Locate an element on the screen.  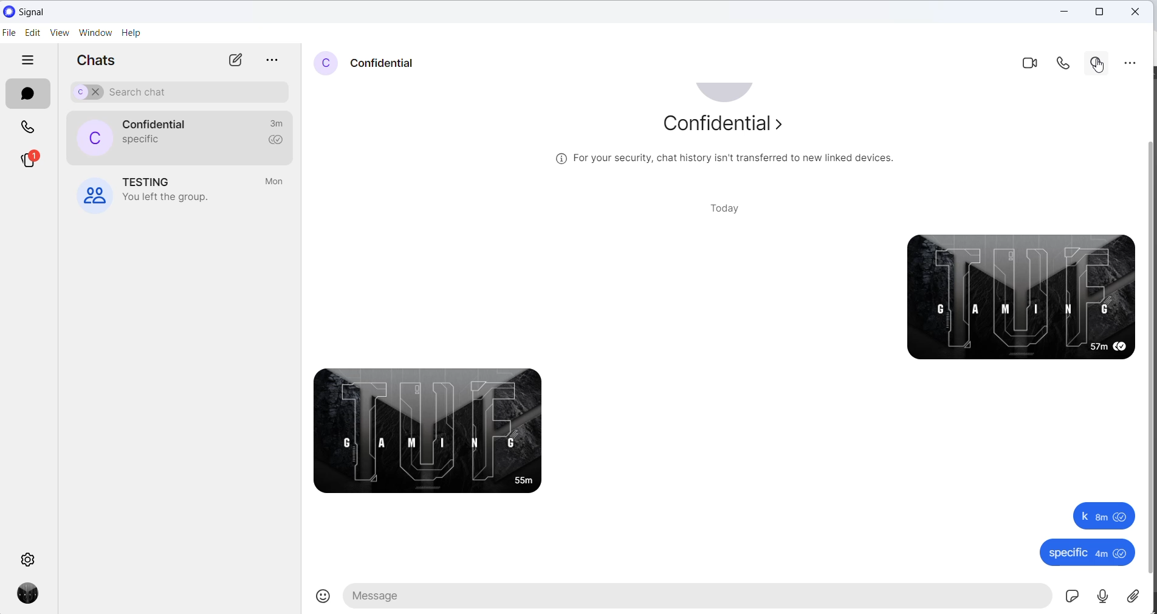
profile picture is located at coordinates (324, 64).